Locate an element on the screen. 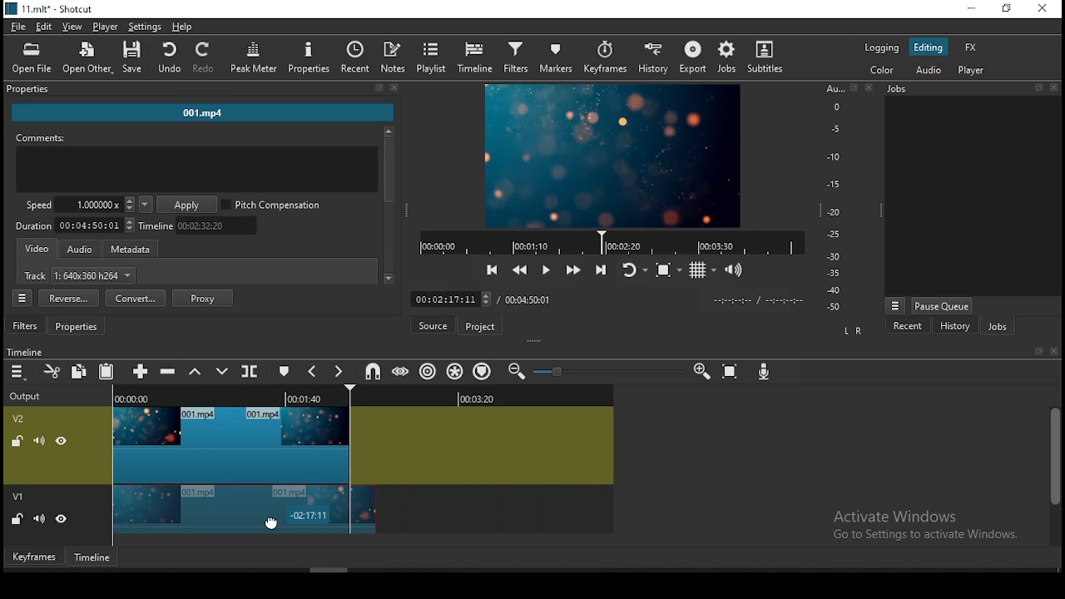 Image resolution: width=1065 pixels, height=599 pixels. play quickly forwards is located at coordinates (575, 270).